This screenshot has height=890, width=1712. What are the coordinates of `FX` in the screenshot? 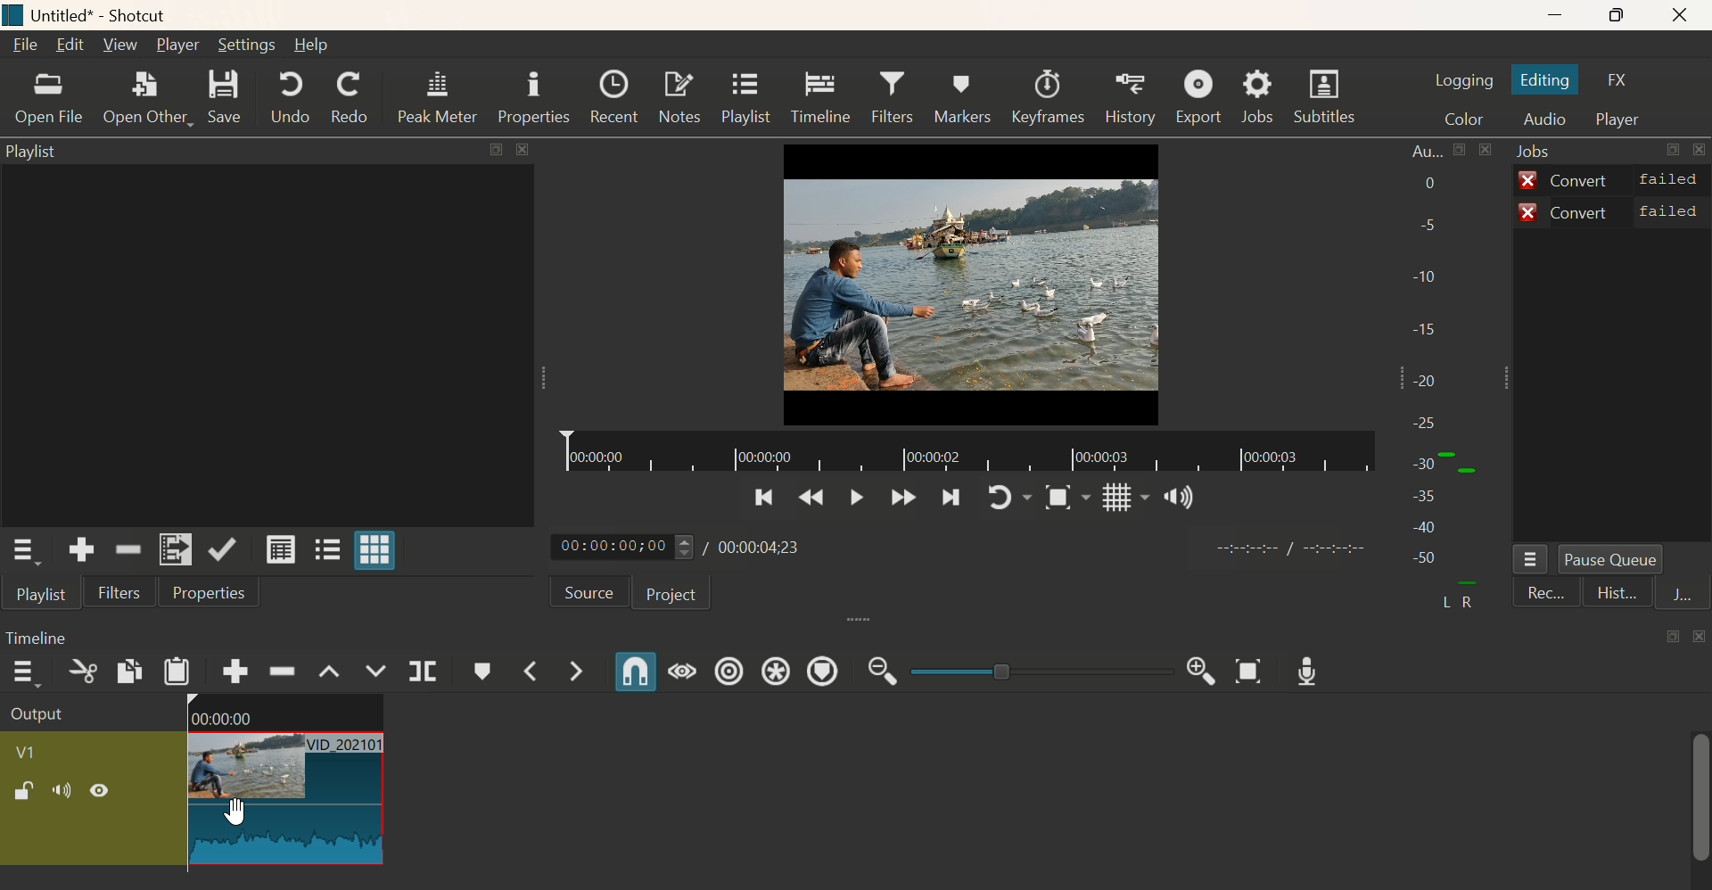 It's located at (1624, 80).